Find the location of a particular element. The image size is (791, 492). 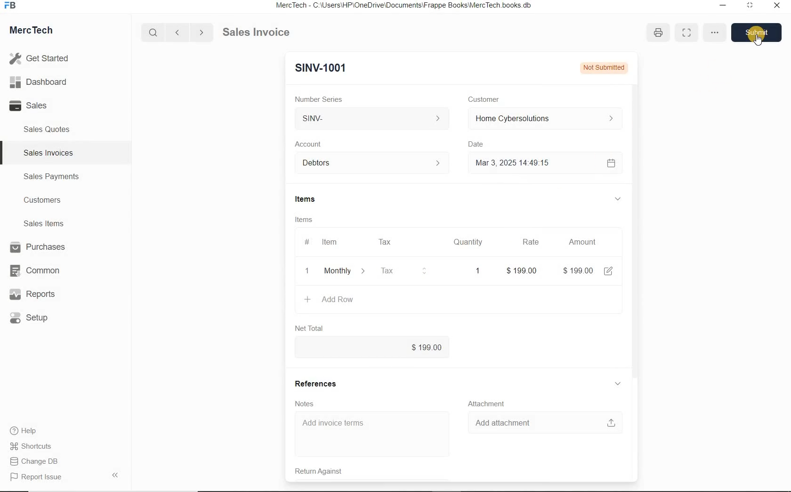

amount: $0.00 is located at coordinates (579, 270).